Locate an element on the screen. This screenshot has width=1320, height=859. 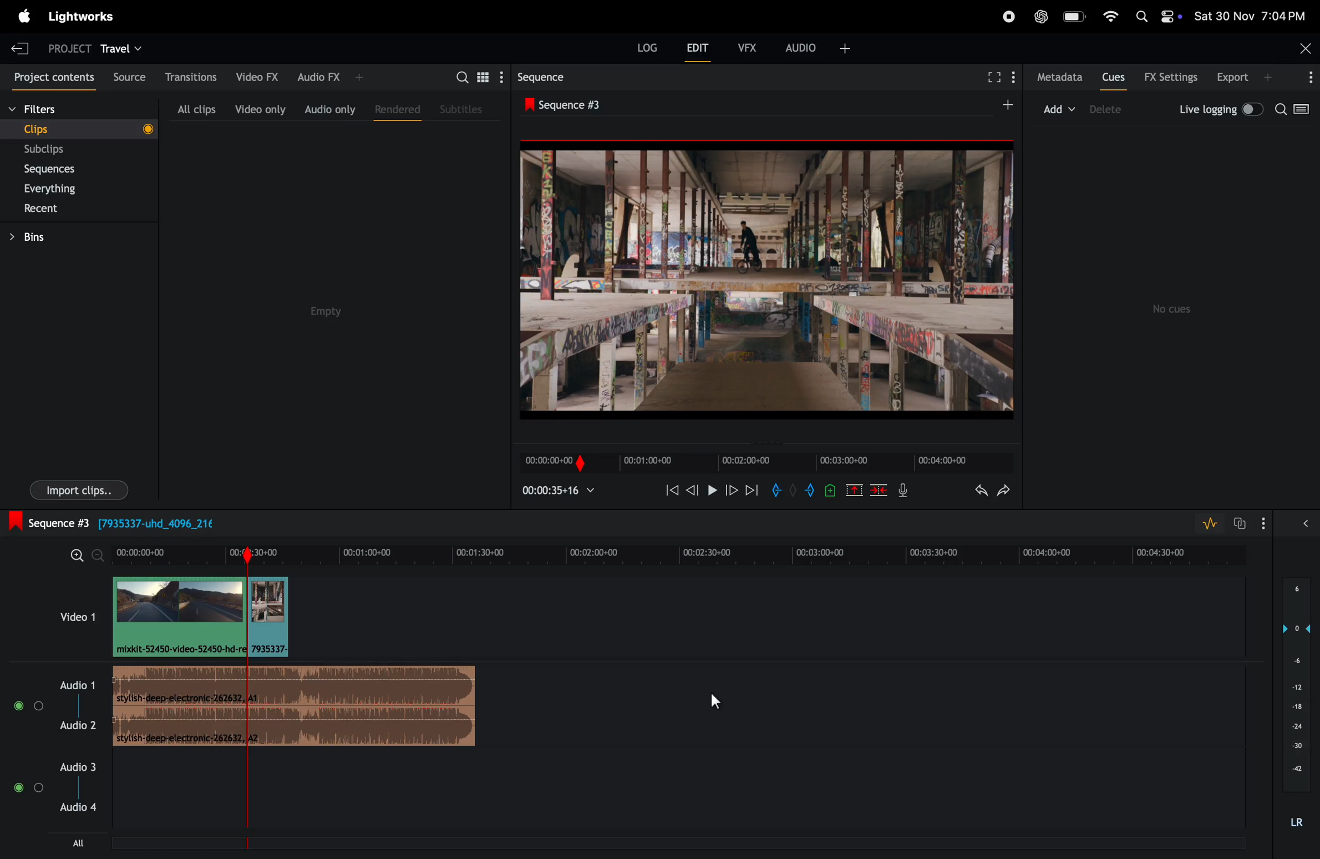
no cues is located at coordinates (1175, 309).